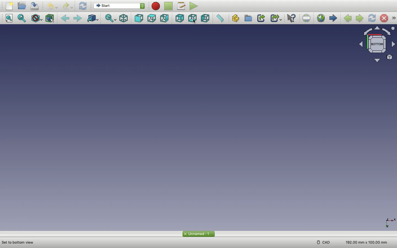 The width and height of the screenshot is (397, 248). Describe the element at coordinates (84, 6) in the screenshot. I see `Refresh` at that location.